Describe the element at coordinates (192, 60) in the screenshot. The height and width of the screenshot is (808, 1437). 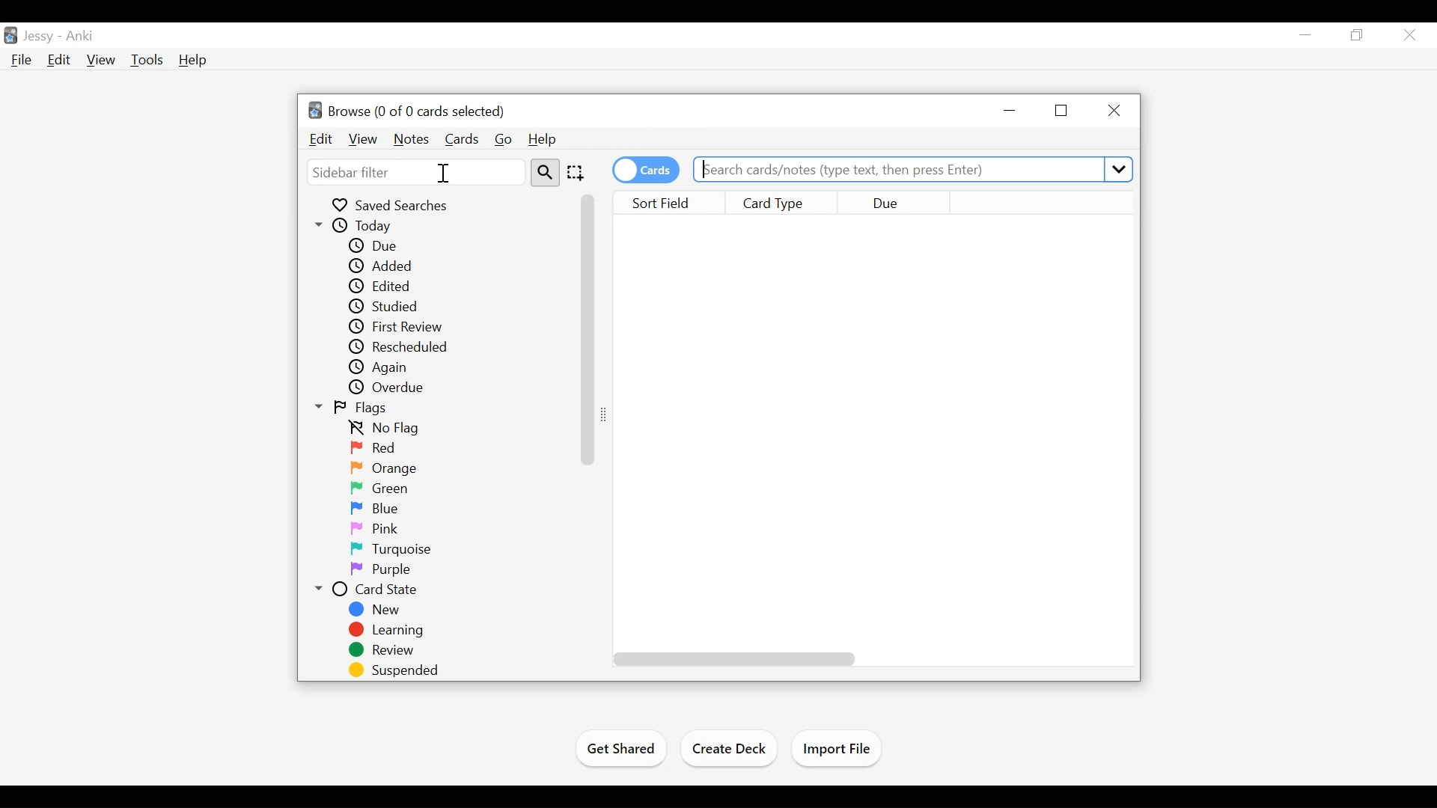
I see `Help` at that location.